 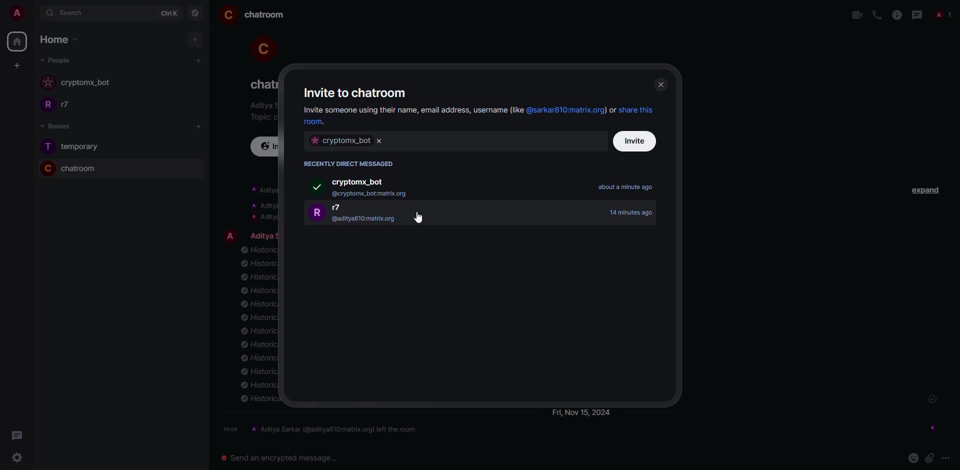 What do you see at coordinates (195, 39) in the screenshot?
I see `add` at bounding box center [195, 39].